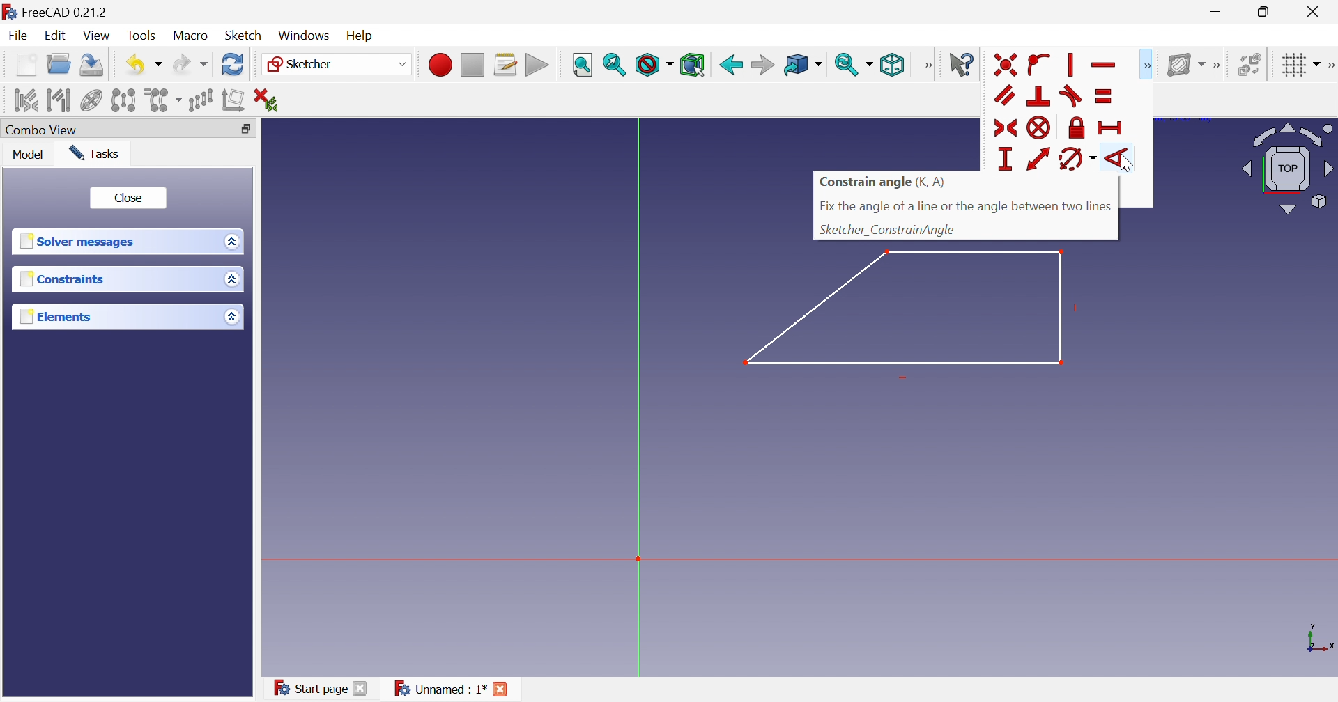  Describe the element at coordinates (889, 230) in the screenshot. I see `Sketcher_ConstraintAngle` at that location.